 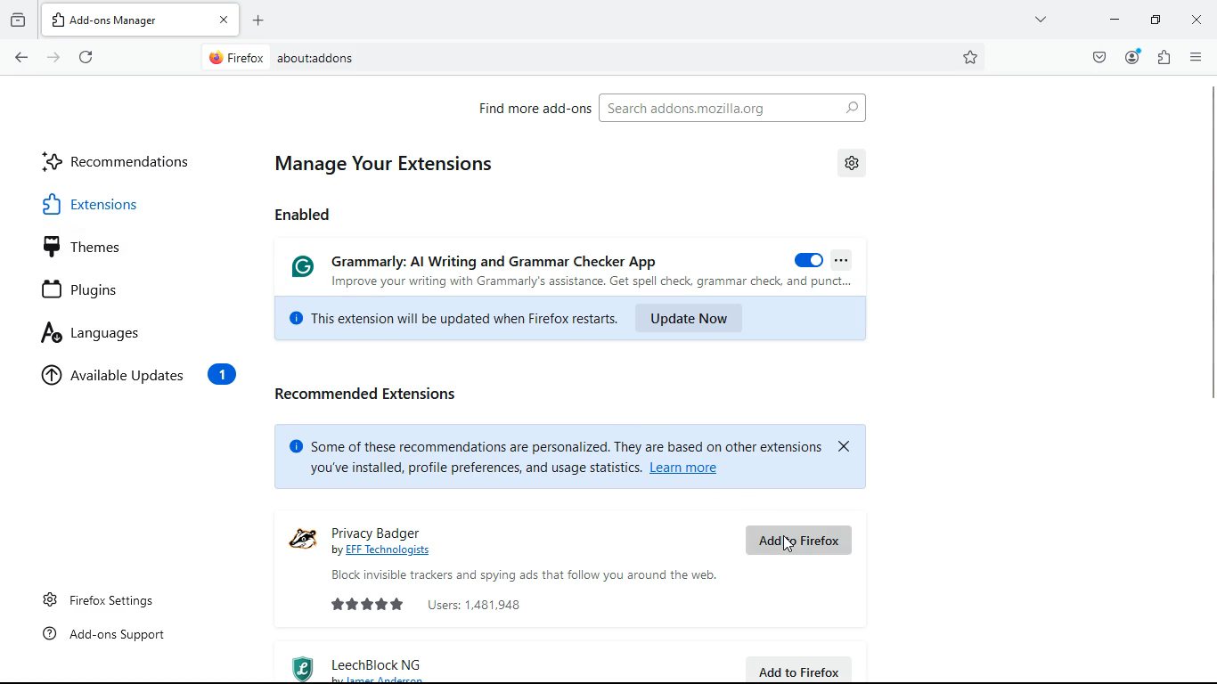 What do you see at coordinates (258, 20) in the screenshot?
I see `open new tab` at bounding box center [258, 20].